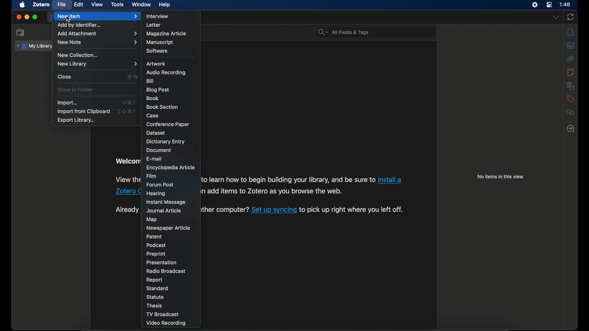 The image size is (589, 331). Describe the element at coordinates (156, 133) in the screenshot. I see `dataset` at that location.